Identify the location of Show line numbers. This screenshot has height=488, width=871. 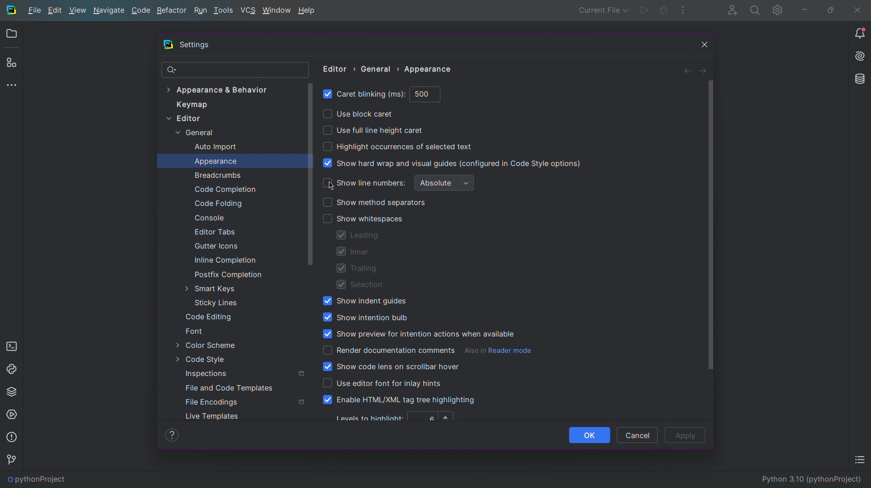
(363, 183).